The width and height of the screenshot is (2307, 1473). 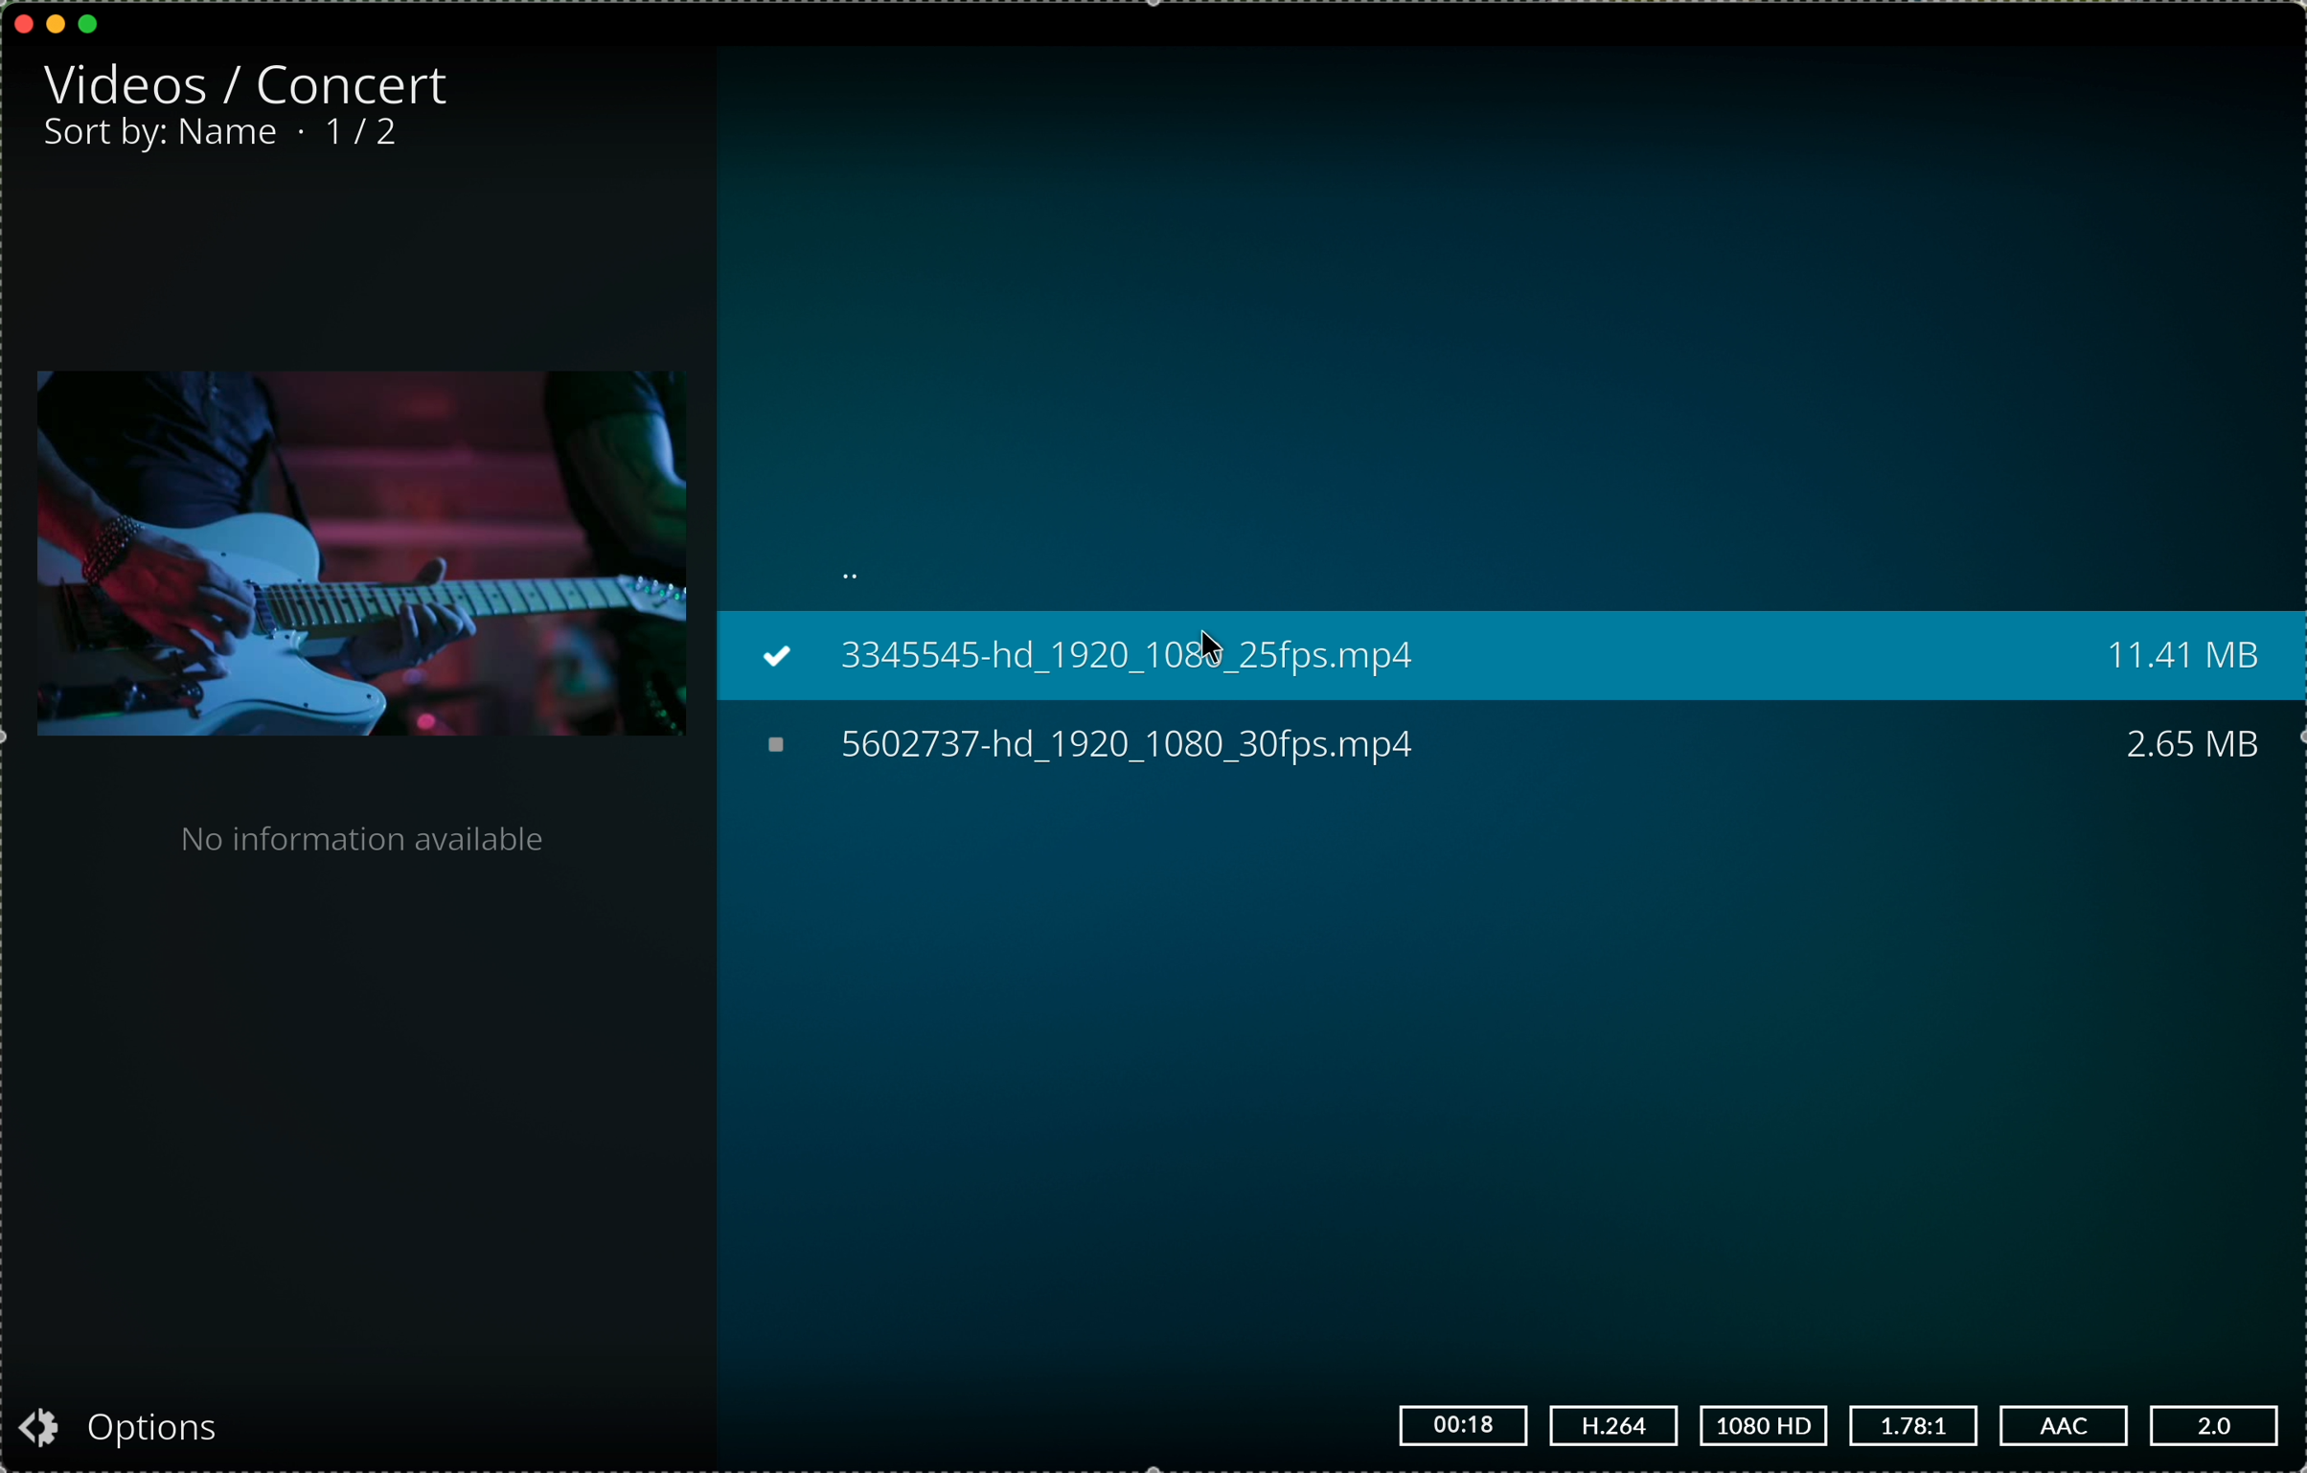 What do you see at coordinates (1219, 641) in the screenshot?
I see `cursor` at bounding box center [1219, 641].